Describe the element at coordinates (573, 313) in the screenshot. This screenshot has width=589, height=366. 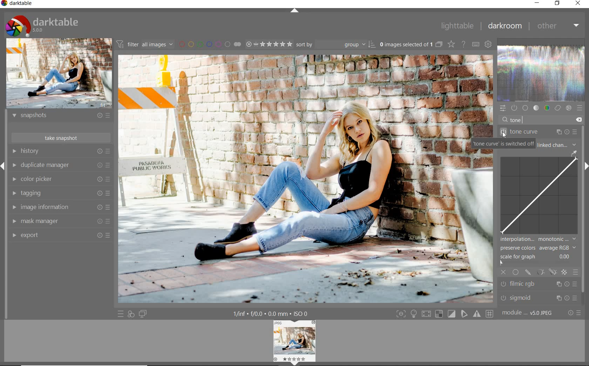
I see `reset or presets & preferences` at that location.